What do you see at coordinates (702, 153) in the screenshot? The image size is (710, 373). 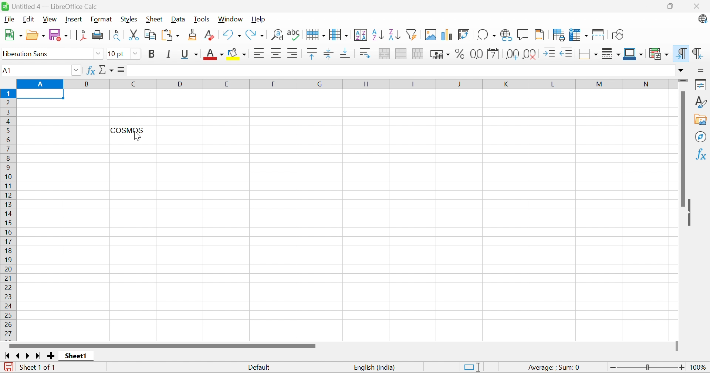 I see `Functions` at bounding box center [702, 153].